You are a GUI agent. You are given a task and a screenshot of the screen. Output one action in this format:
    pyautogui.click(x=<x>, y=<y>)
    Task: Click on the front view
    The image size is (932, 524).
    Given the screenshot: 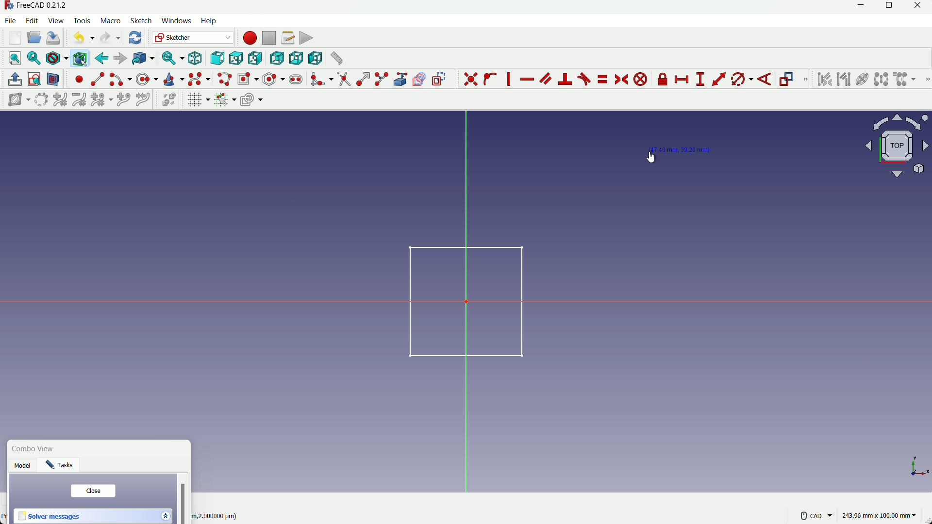 What is the action you would take?
    pyautogui.click(x=216, y=59)
    